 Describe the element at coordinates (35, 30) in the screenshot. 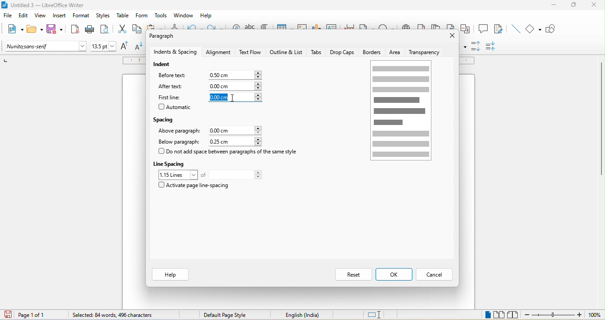

I see `open` at that location.